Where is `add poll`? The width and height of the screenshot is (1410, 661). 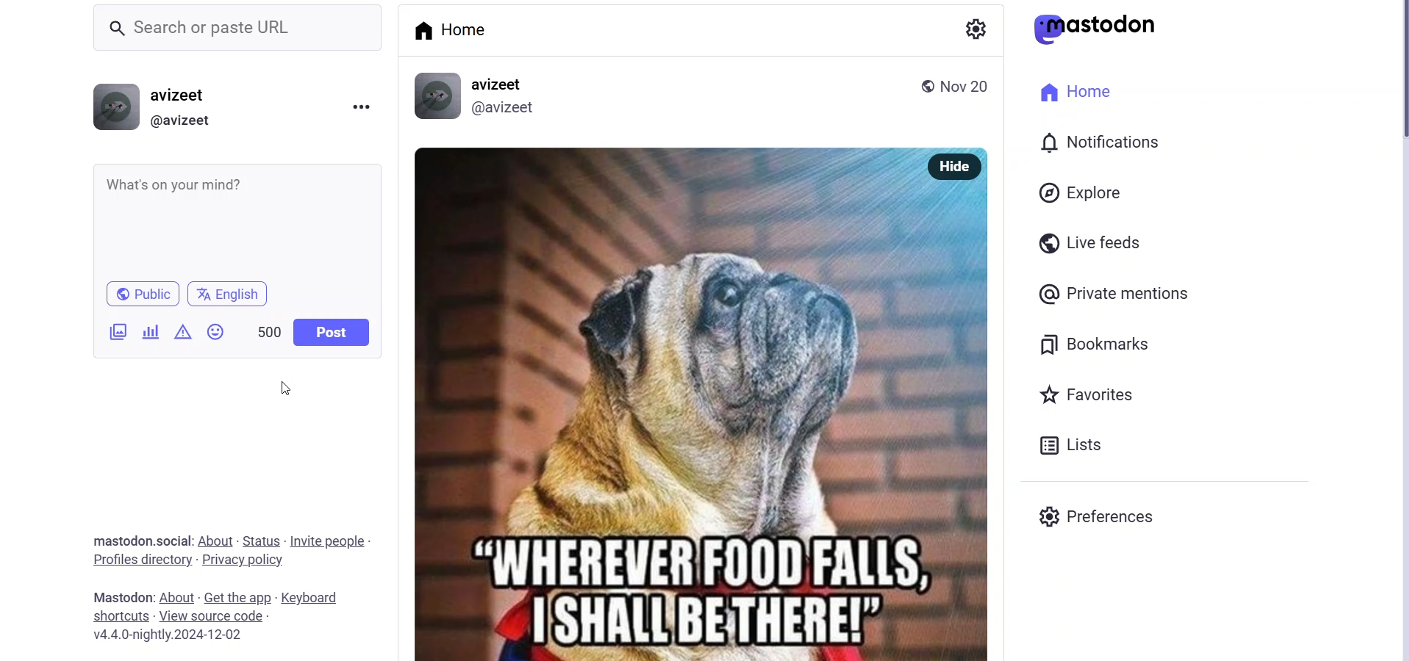
add poll is located at coordinates (150, 330).